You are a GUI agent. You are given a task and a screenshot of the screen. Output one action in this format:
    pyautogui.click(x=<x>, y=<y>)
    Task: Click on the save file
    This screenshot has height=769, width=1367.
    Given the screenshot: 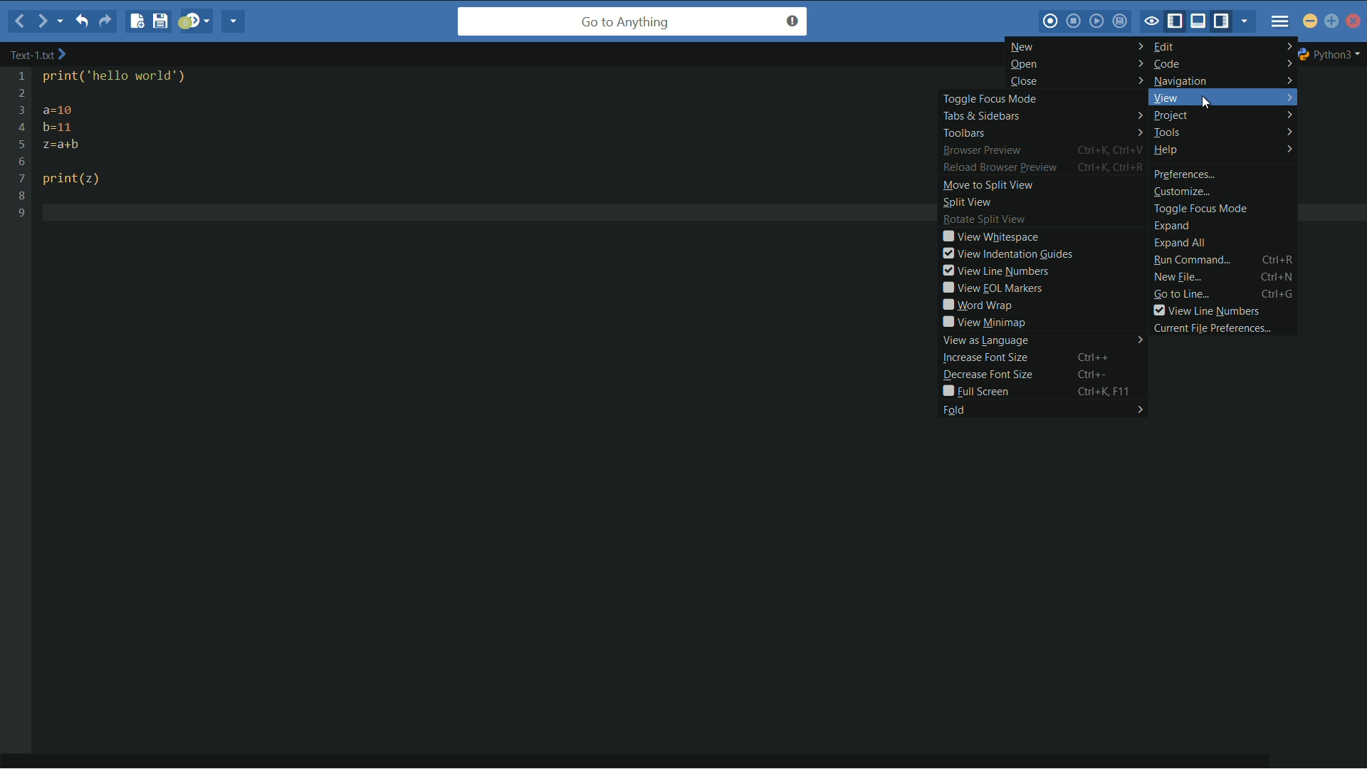 What is the action you would take?
    pyautogui.click(x=160, y=21)
    